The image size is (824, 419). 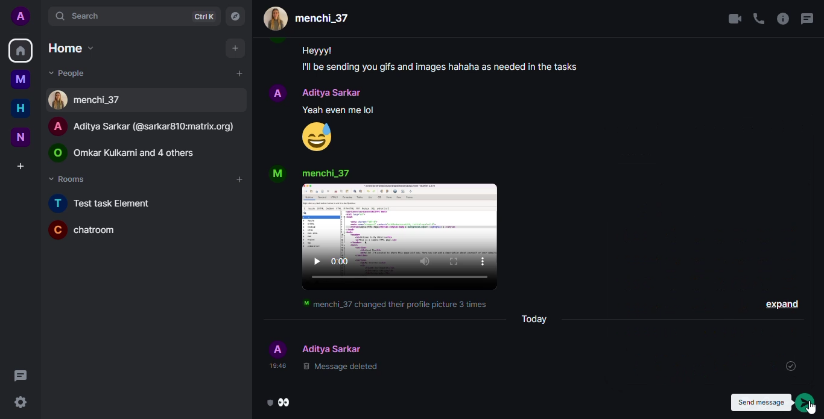 What do you see at coordinates (237, 73) in the screenshot?
I see `add` at bounding box center [237, 73].